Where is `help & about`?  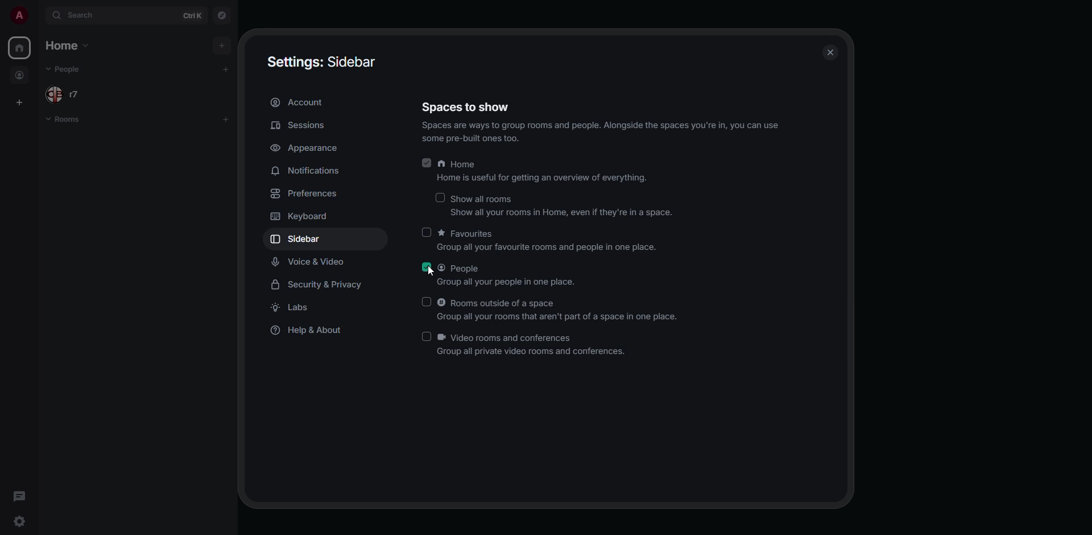
help & about is located at coordinates (311, 331).